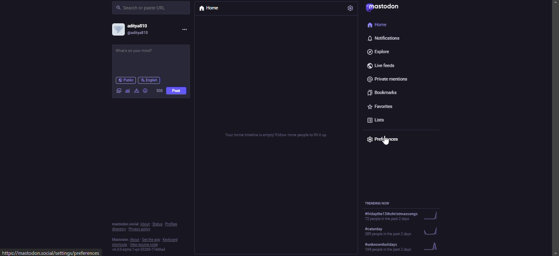  Describe the element at coordinates (378, 104) in the screenshot. I see `favorites` at that location.